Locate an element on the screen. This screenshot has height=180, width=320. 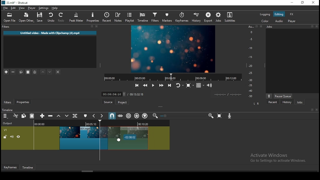
 is located at coordinates (165, 116).